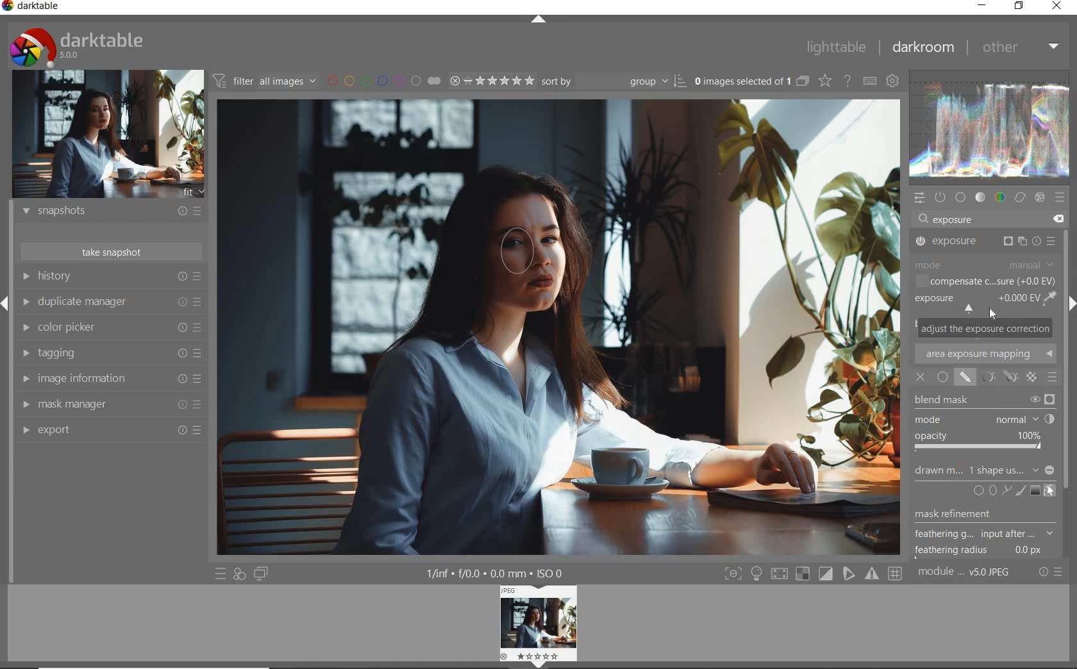 The height and width of the screenshot is (669, 1077). I want to click on image information, so click(113, 377).